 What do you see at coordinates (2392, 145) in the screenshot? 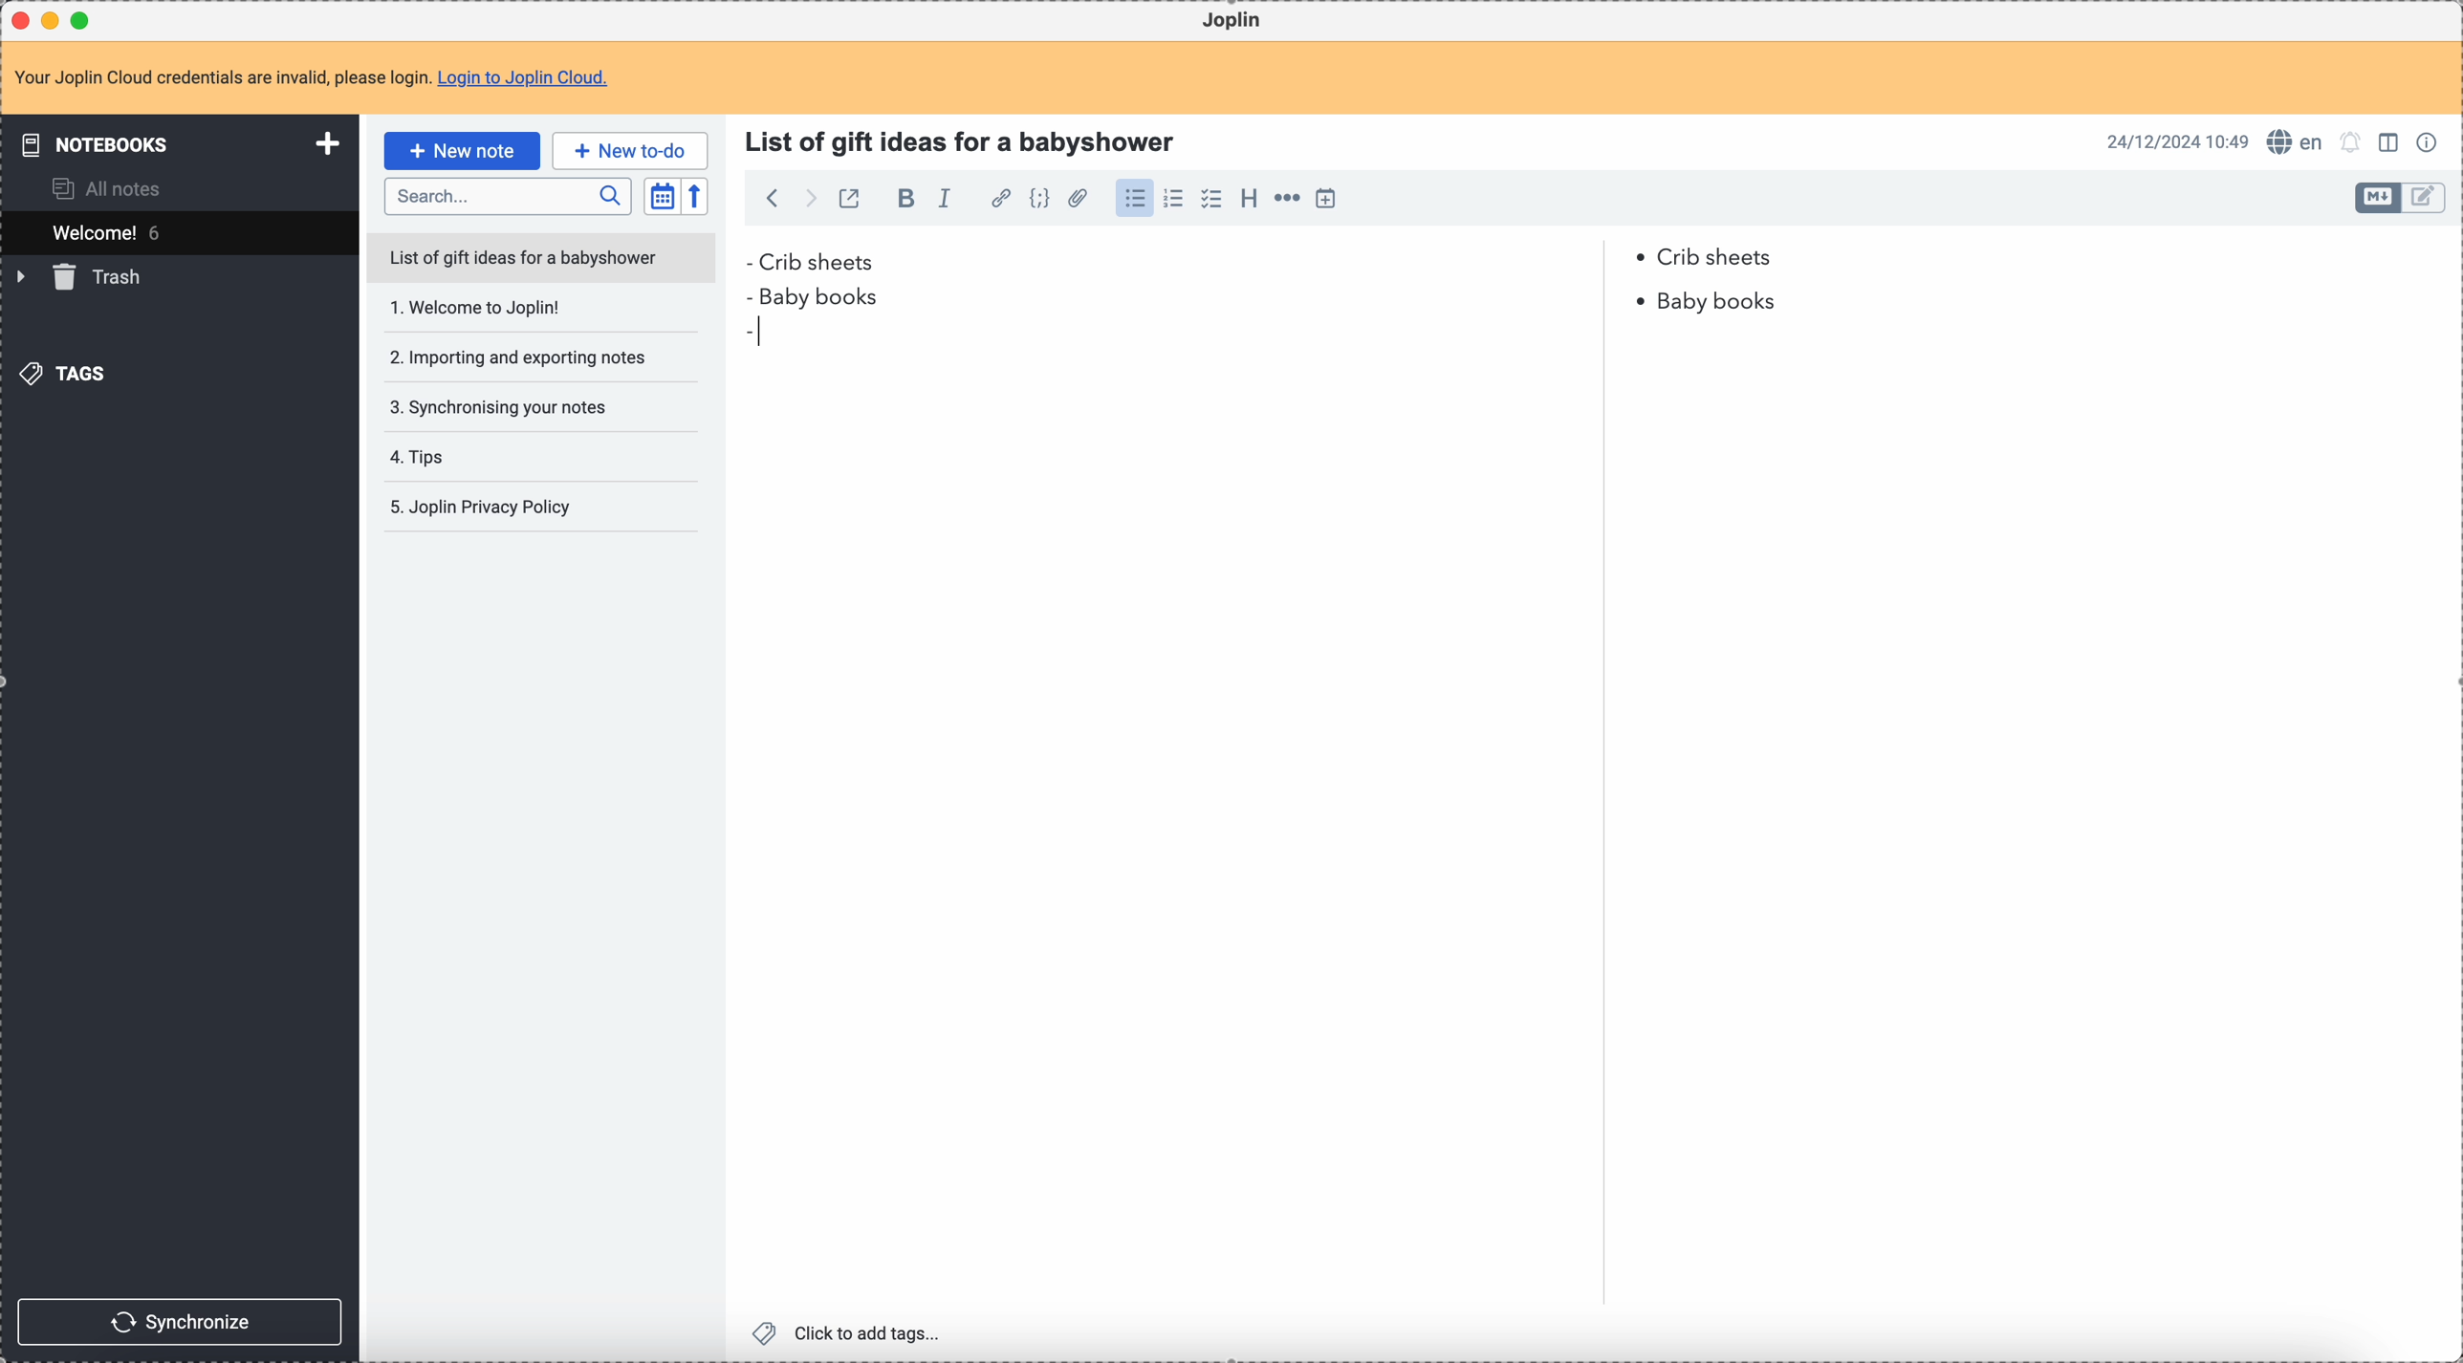
I see `toggle edit layout` at bounding box center [2392, 145].